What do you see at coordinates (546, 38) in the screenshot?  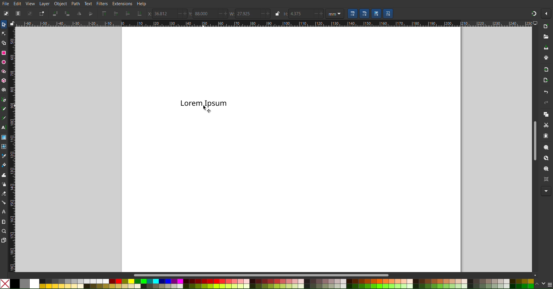 I see `Open` at bounding box center [546, 38].